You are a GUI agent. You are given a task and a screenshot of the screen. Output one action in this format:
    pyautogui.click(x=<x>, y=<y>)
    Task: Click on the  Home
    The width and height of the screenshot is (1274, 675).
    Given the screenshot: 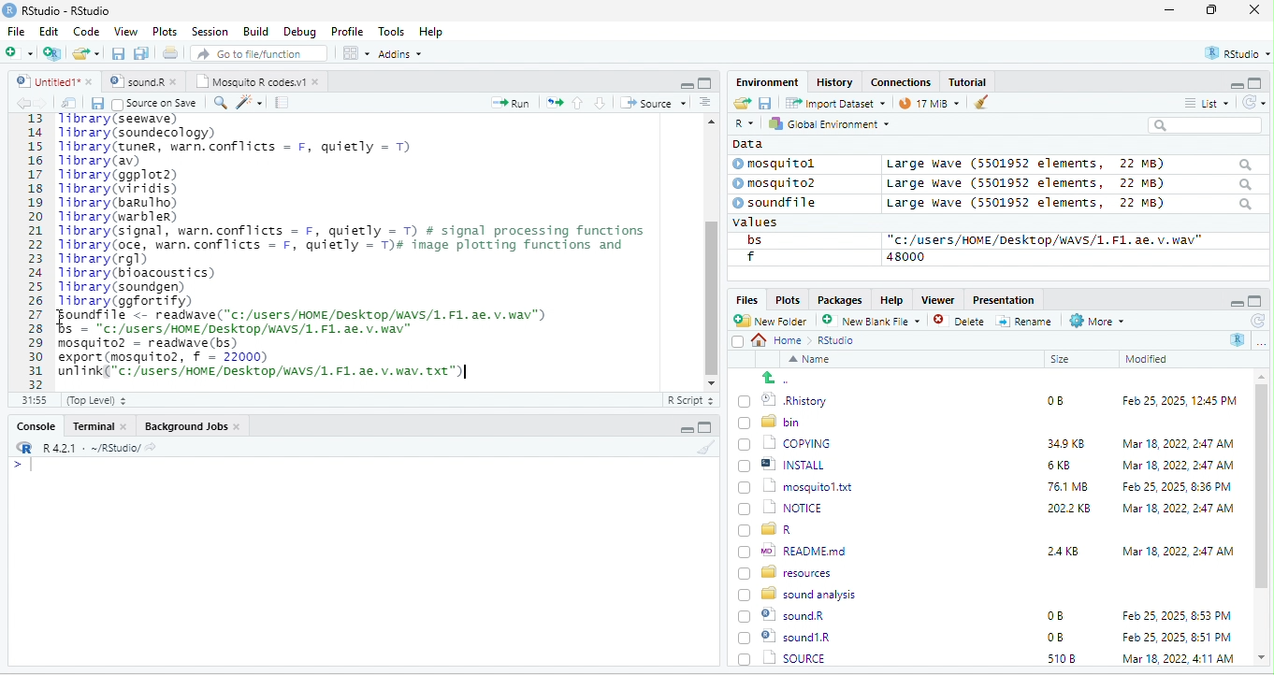 What is the action you would take?
    pyautogui.click(x=782, y=339)
    